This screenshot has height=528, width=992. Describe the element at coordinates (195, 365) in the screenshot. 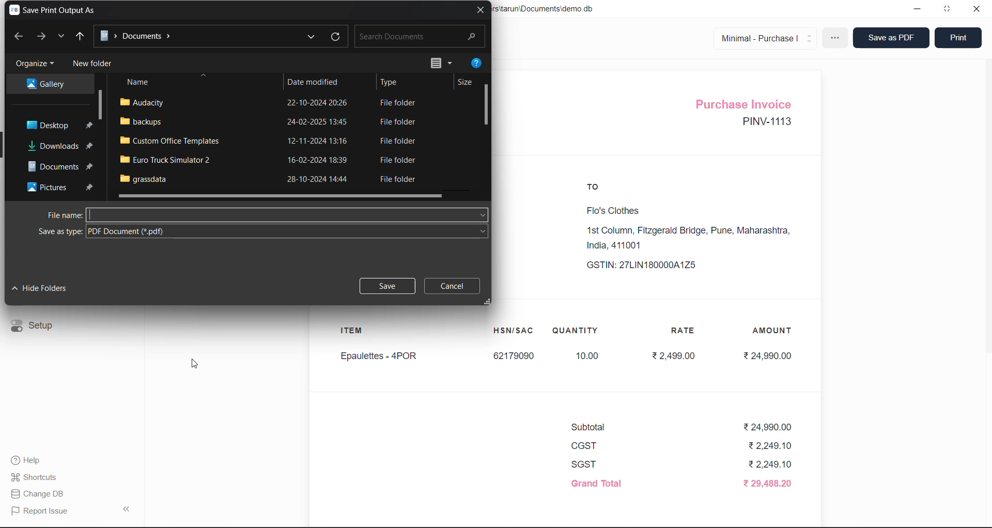

I see `cursor` at that location.